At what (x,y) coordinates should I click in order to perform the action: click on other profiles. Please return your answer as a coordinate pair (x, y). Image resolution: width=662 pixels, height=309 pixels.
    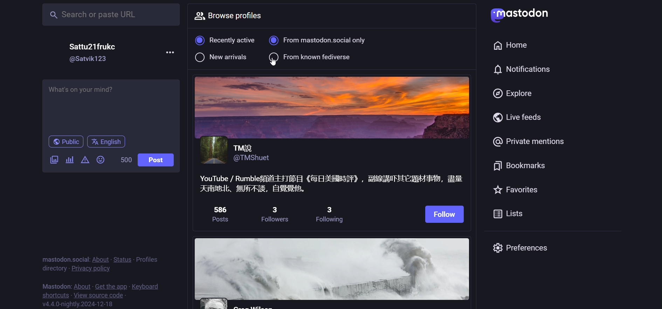
    Looking at the image, I should click on (333, 271).